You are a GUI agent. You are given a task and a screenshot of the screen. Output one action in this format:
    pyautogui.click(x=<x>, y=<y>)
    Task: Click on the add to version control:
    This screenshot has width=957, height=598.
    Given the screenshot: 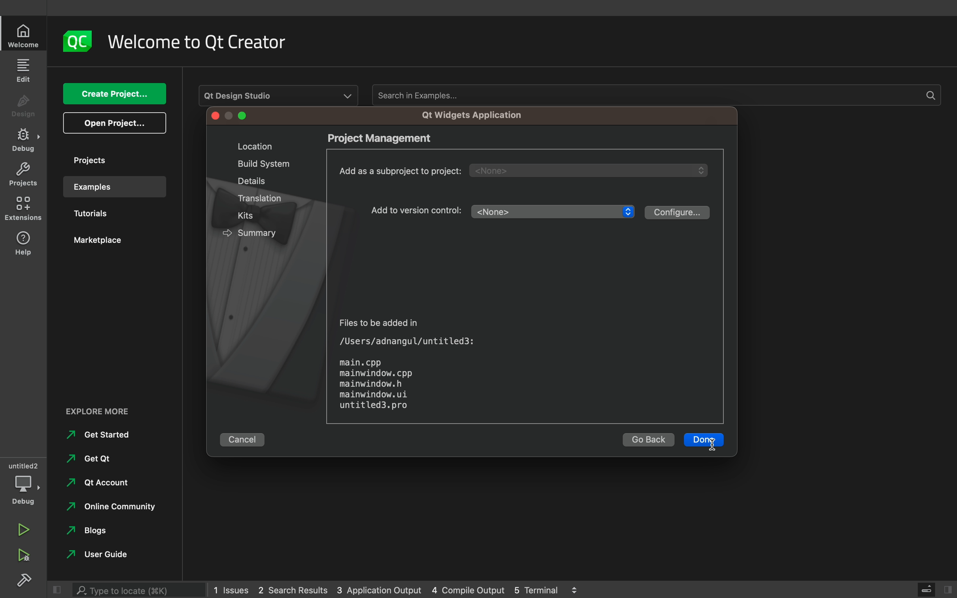 What is the action you would take?
    pyautogui.click(x=418, y=210)
    